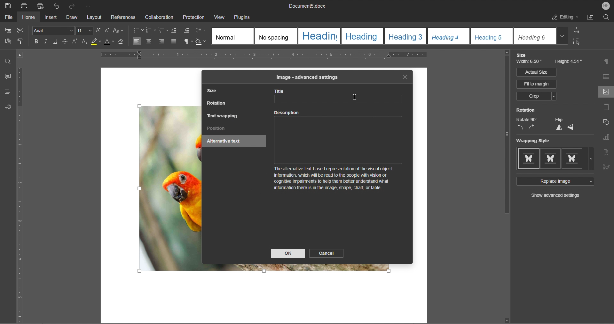 The image size is (614, 324). Describe the element at coordinates (7, 43) in the screenshot. I see `Paste` at that location.